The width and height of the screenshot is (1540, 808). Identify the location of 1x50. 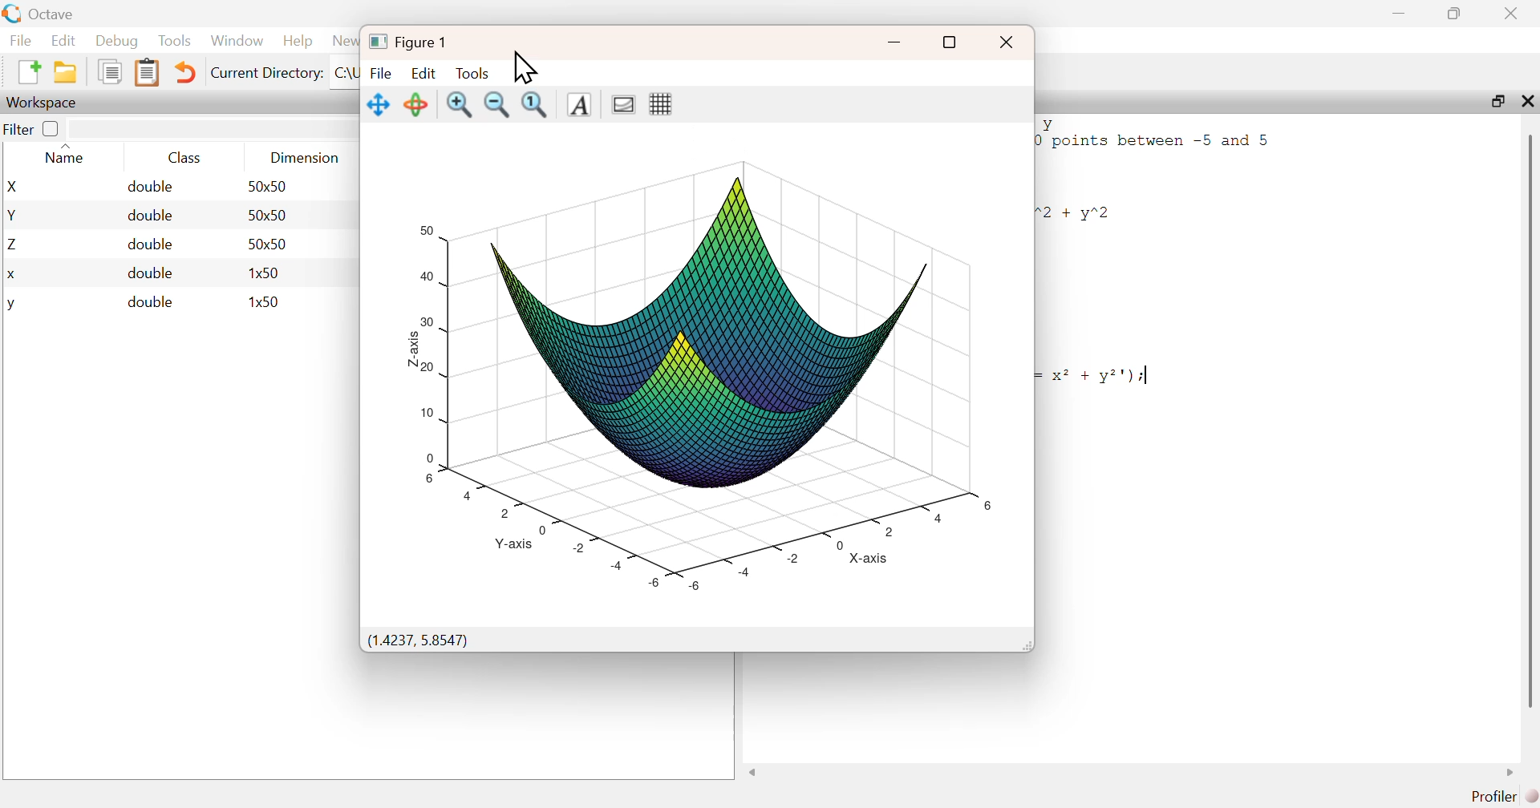
(266, 273).